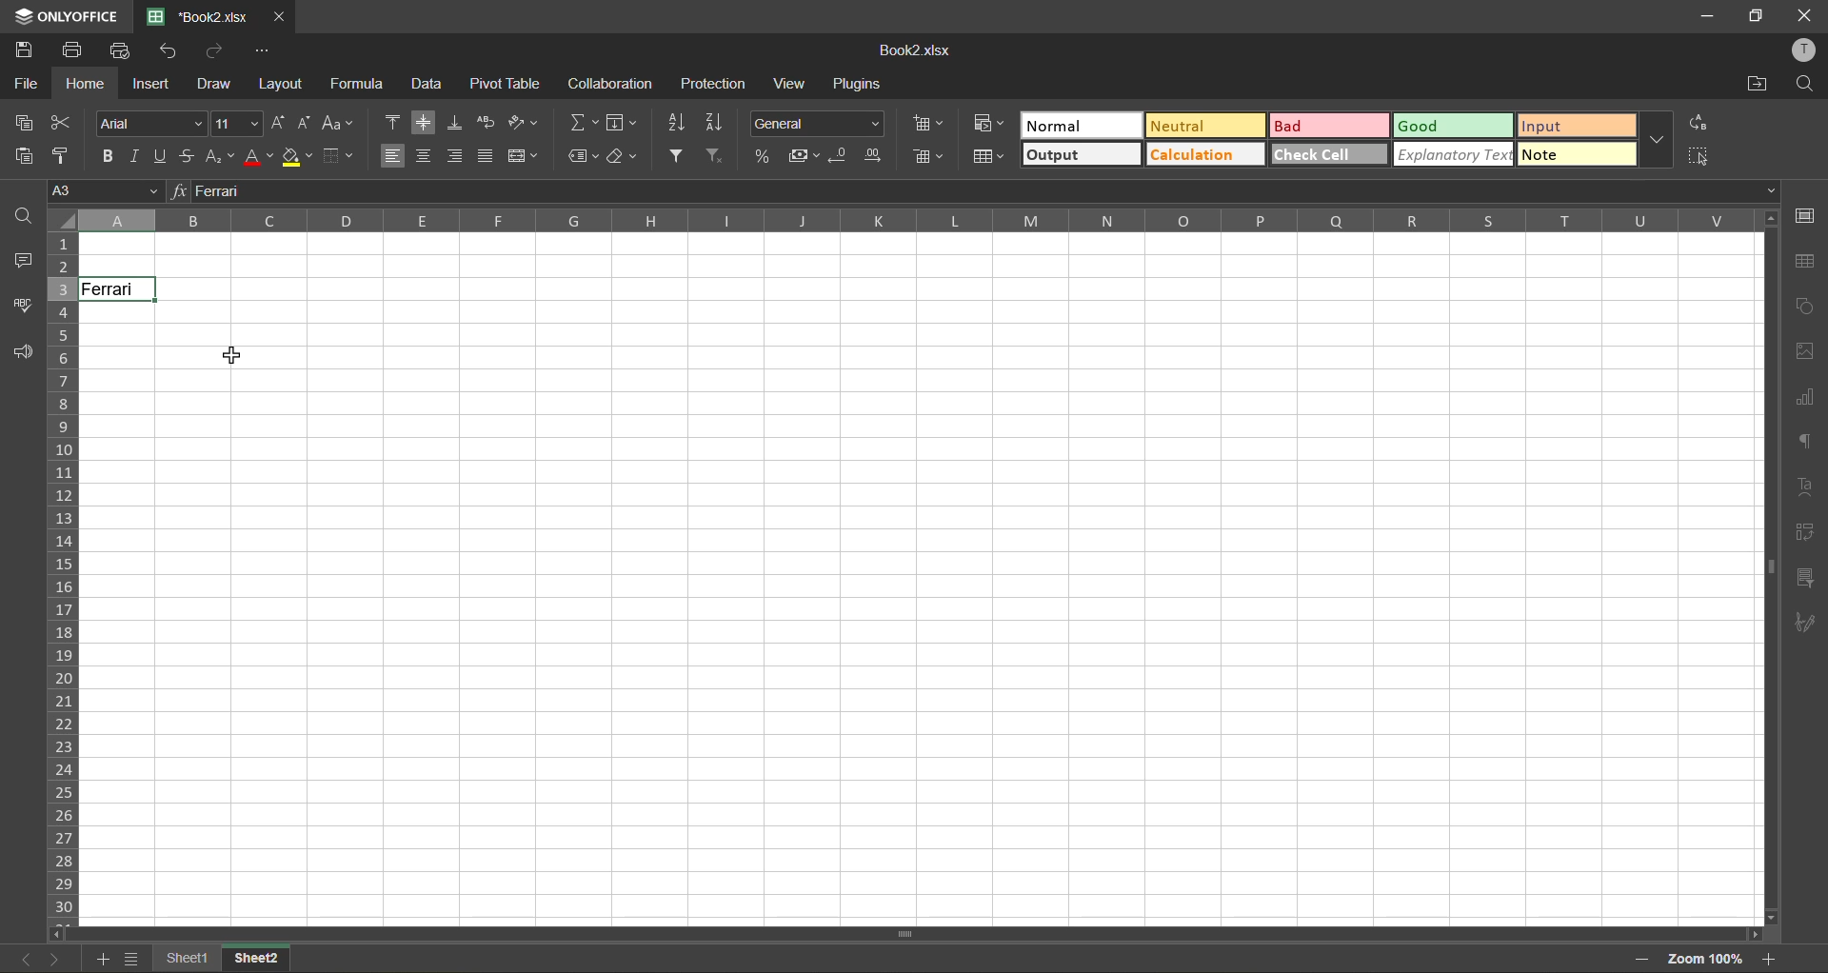  Describe the element at coordinates (715, 84) in the screenshot. I see `protection` at that location.